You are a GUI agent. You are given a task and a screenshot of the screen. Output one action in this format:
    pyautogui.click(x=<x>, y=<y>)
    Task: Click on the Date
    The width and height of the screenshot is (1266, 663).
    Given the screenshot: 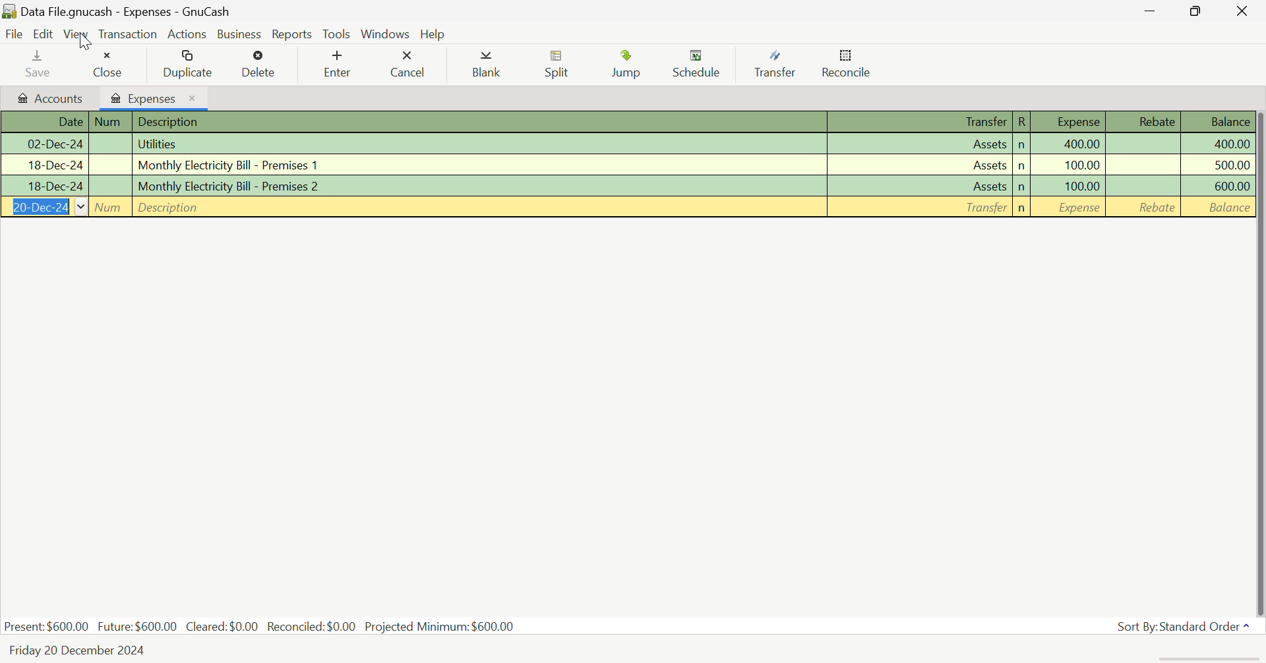 What is the action you would take?
    pyautogui.click(x=41, y=165)
    